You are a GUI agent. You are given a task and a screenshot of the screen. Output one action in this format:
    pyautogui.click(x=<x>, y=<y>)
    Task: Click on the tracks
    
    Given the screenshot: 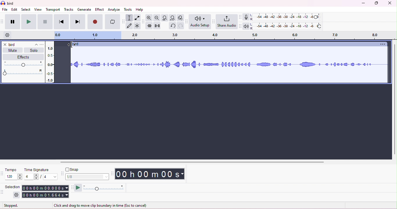 What is the action you would take?
    pyautogui.click(x=69, y=10)
    